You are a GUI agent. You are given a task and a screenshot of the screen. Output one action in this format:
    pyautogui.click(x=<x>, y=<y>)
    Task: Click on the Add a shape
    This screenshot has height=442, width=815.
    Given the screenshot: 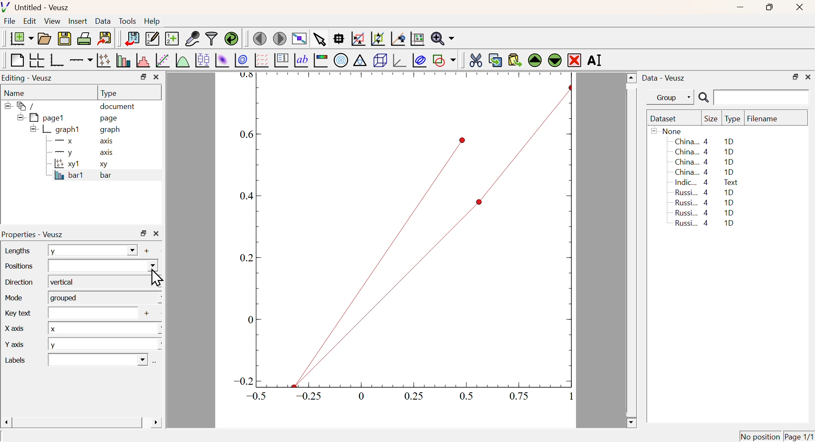 What is the action you would take?
    pyautogui.click(x=444, y=60)
    